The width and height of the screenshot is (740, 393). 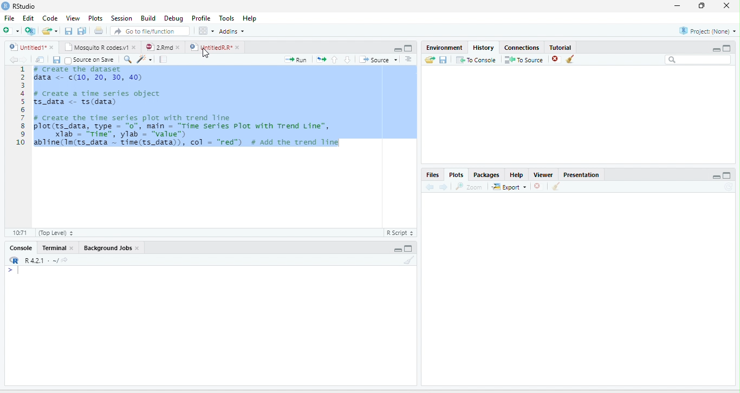 What do you see at coordinates (470, 186) in the screenshot?
I see `Zoom` at bounding box center [470, 186].